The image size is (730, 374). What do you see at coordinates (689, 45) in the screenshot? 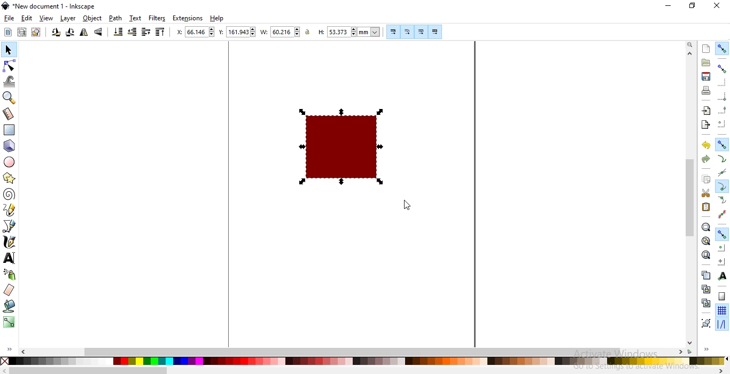
I see `zoom` at bounding box center [689, 45].